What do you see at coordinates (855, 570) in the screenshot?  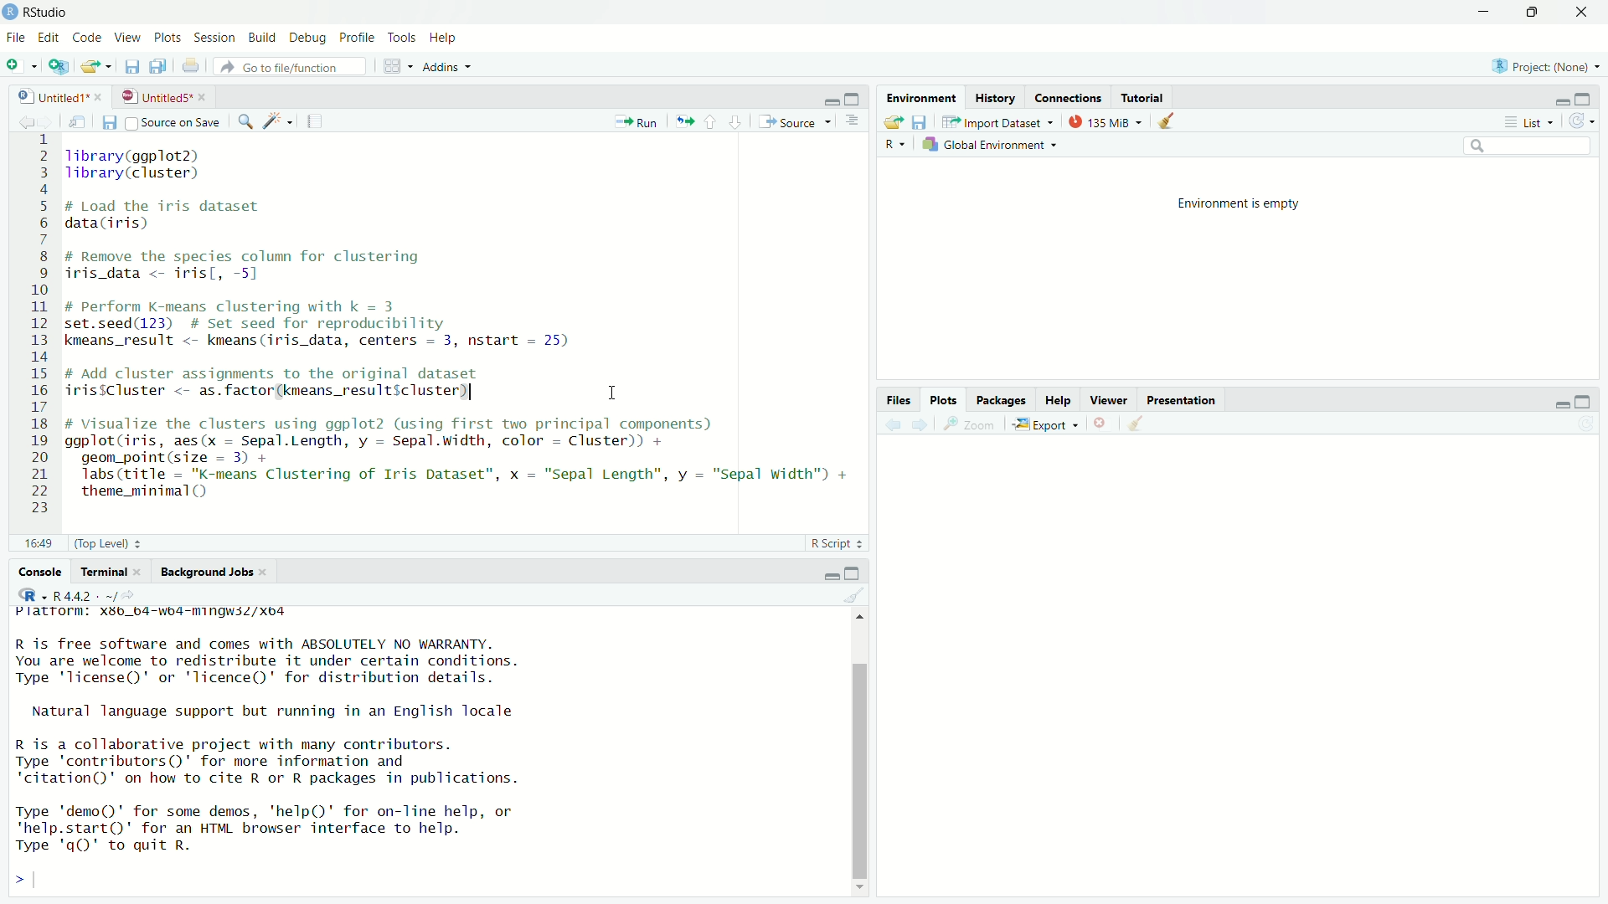 I see `maximize` at bounding box center [855, 570].